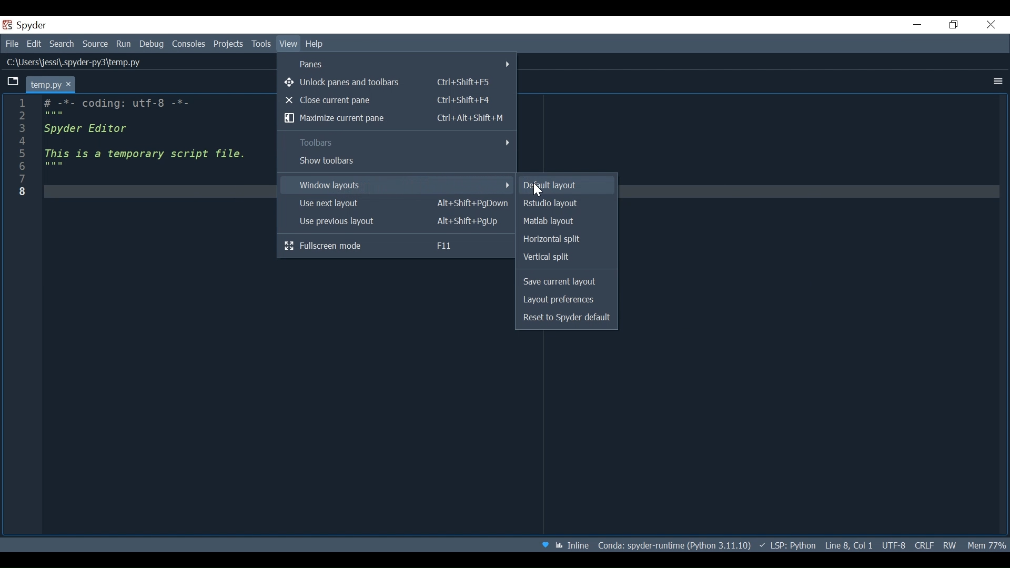  What do you see at coordinates (12, 45) in the screenshot?
I see `File` at bounding box center [12, 45].